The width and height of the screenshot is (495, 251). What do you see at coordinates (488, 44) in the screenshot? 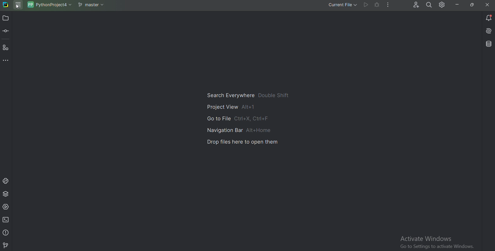
I see `Database` at bounding box center [488, 44].